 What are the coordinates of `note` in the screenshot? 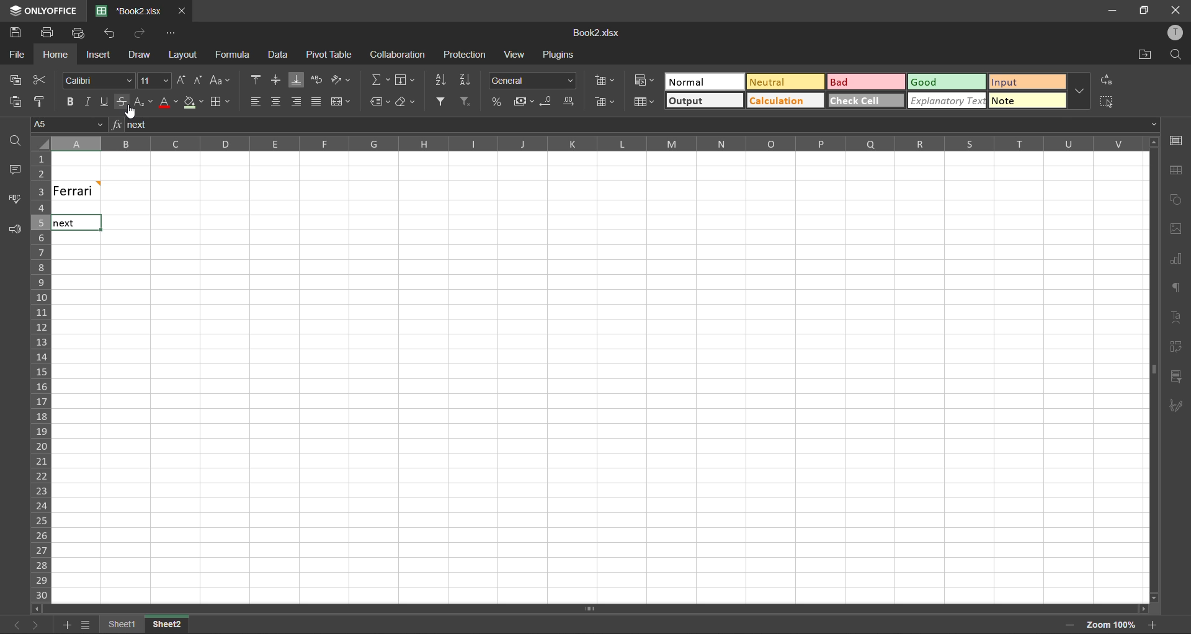 It's located at (1027, 99).